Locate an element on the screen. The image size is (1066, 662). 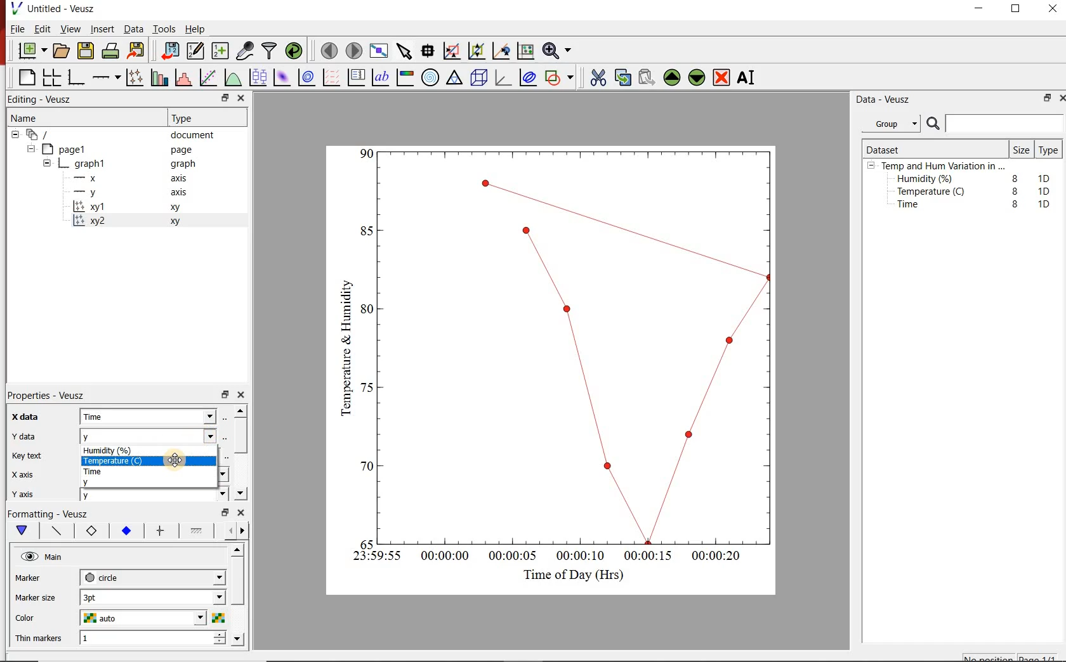
base graph is located at coordinates (77, 75).